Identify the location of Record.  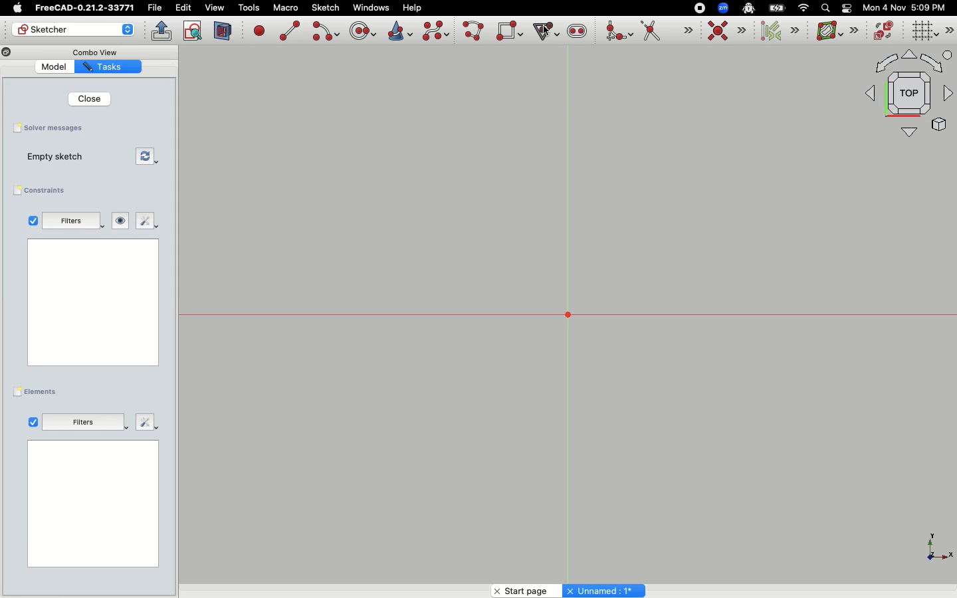
(696, 7).